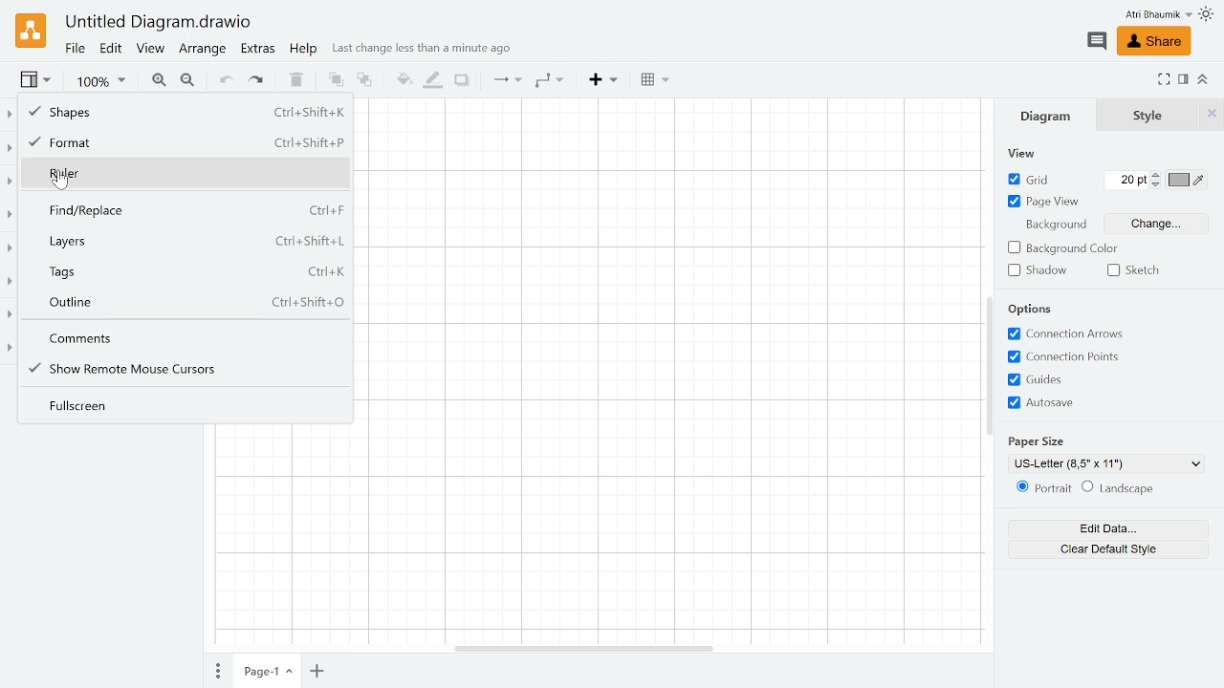 The width and height of the screenshot is (1224, 688). Describe the element at coordinates (652, 79) in the screenshot. I see `Table` at that location.